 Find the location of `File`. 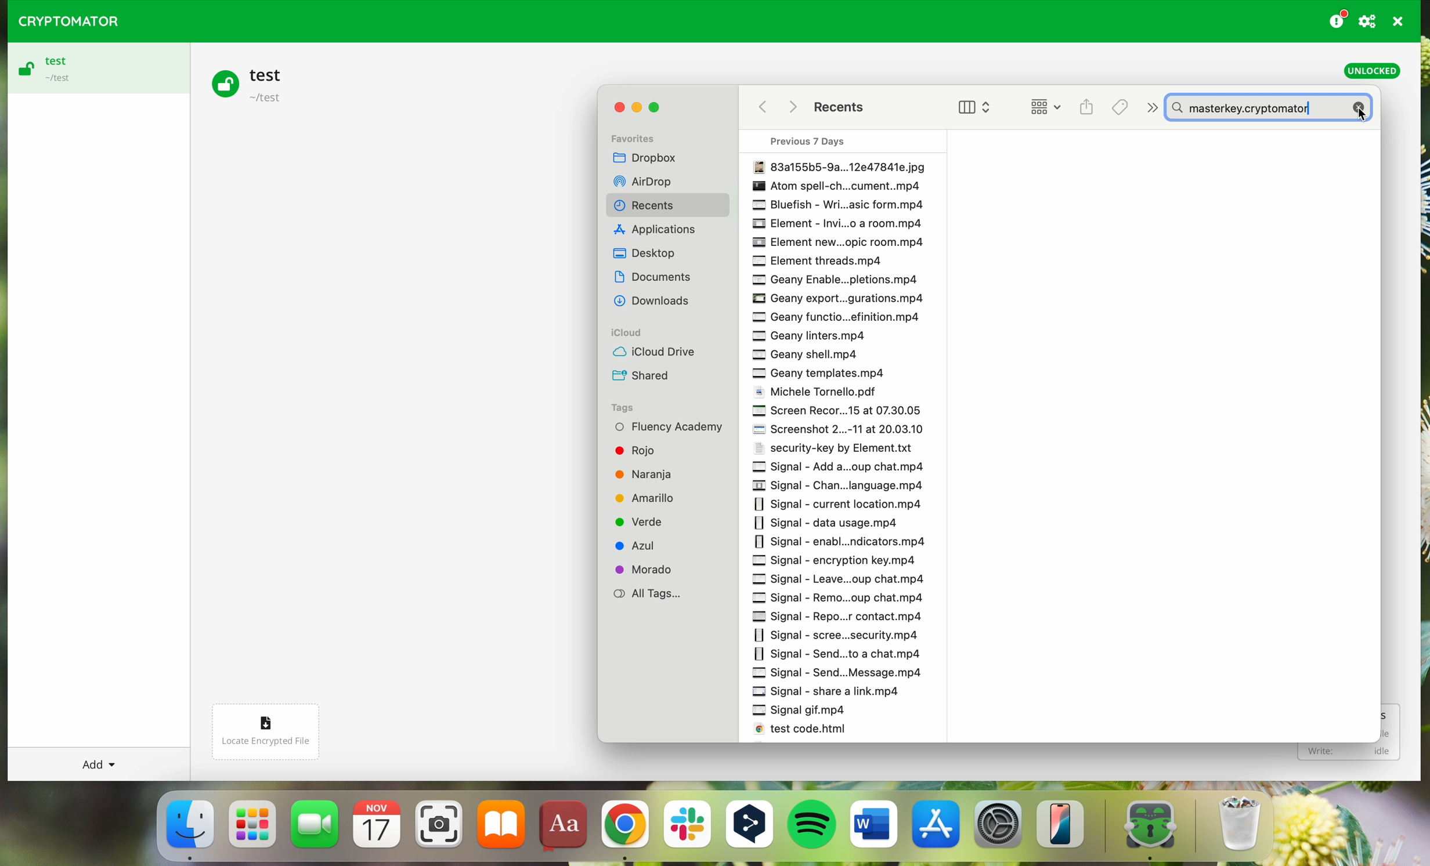

File is located at coordinates (839, 165).